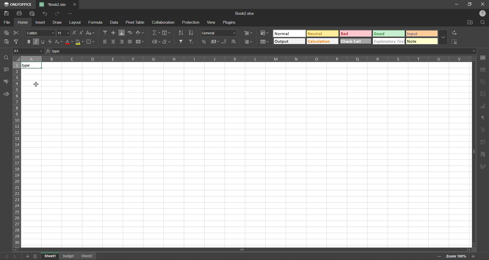 The height and width of the screenshot is (260, 489). Describe the element at coordinates (156, 34) in the screenshot. I see `summation` at that location.